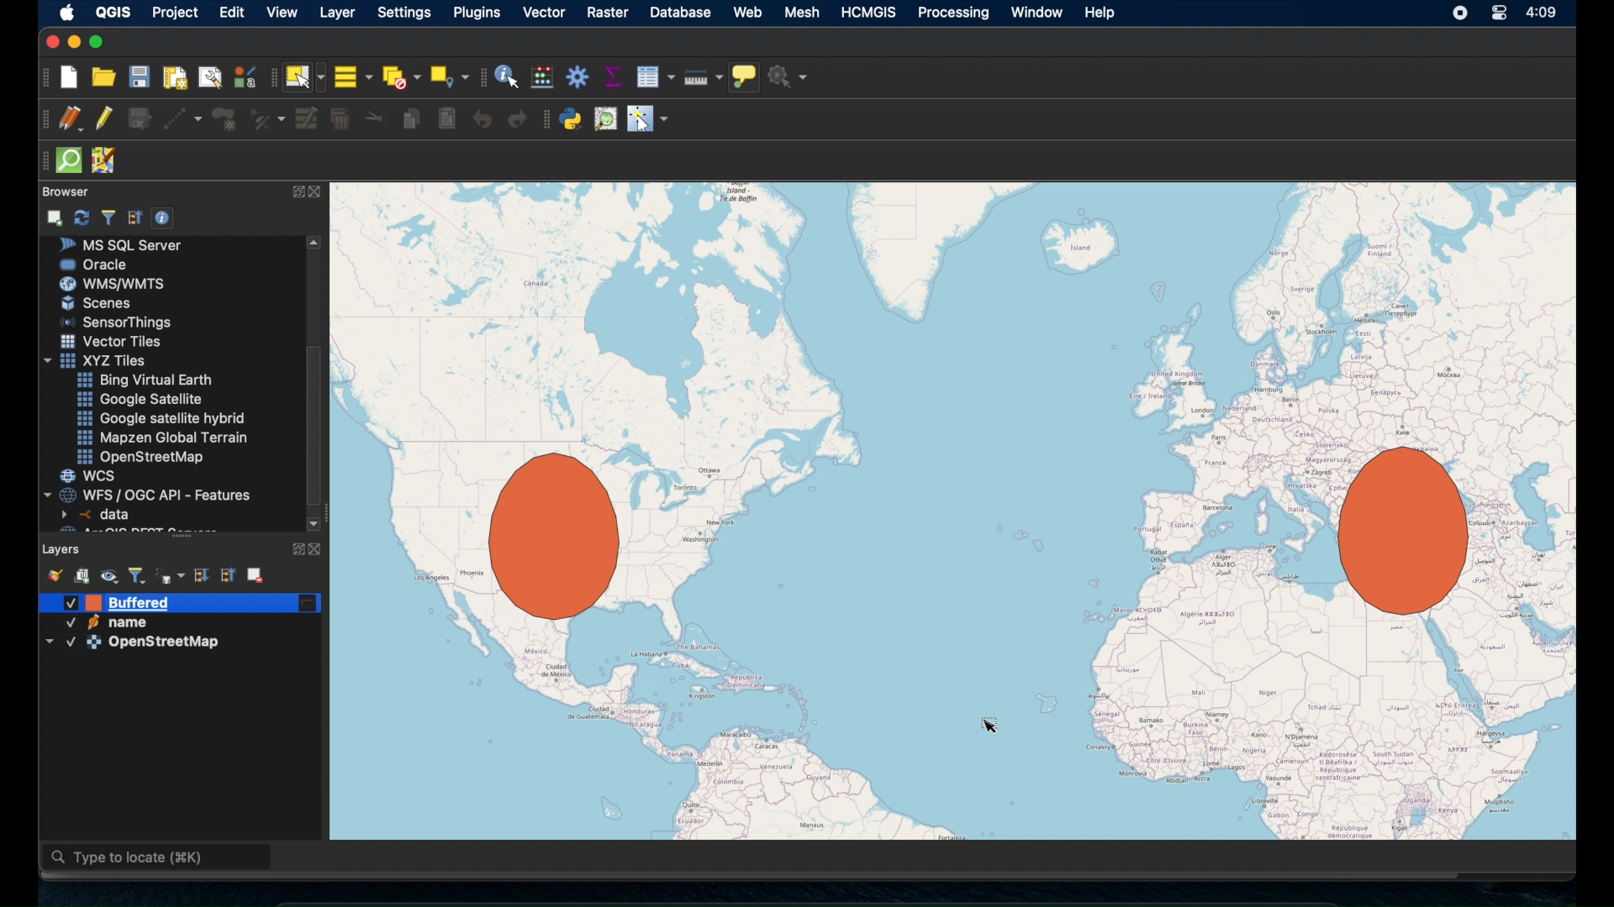  Describe the element at coordinates (1101, 13) in the screenshot. I see `help` at that location.